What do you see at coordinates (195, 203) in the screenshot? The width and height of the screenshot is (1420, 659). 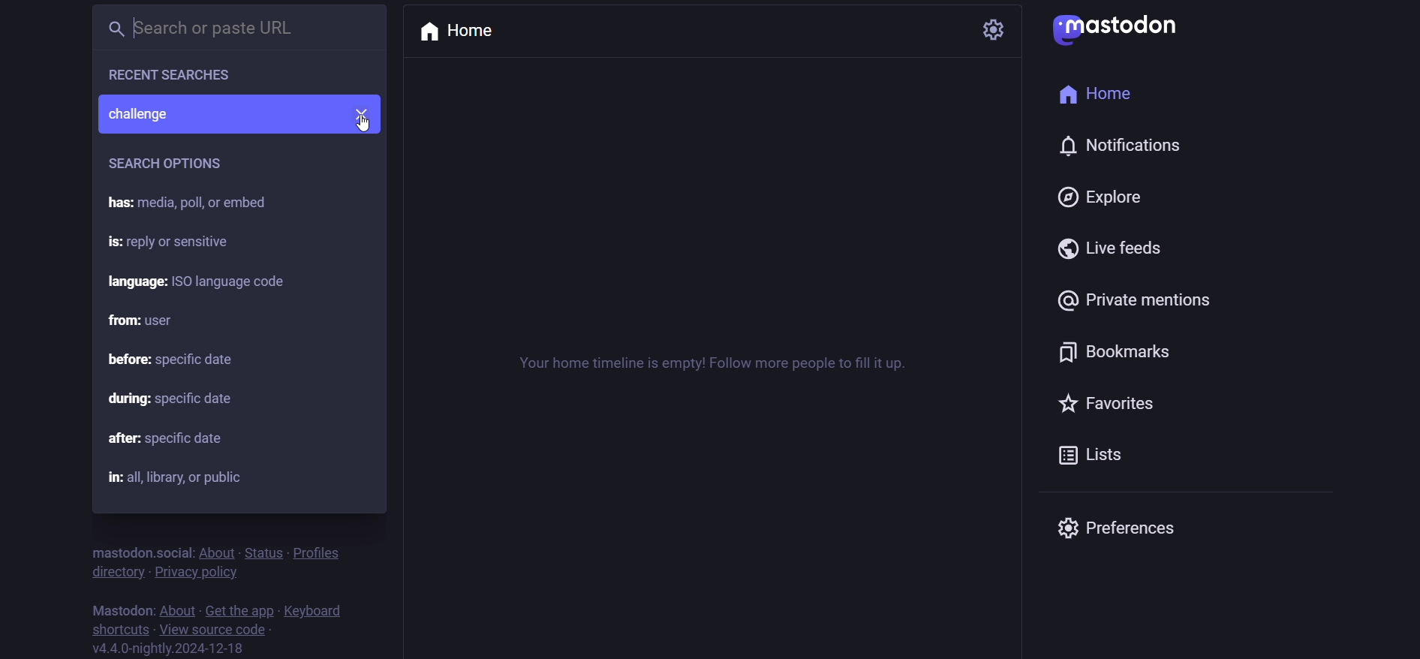 I see `has` at bounding box center [195, 203].